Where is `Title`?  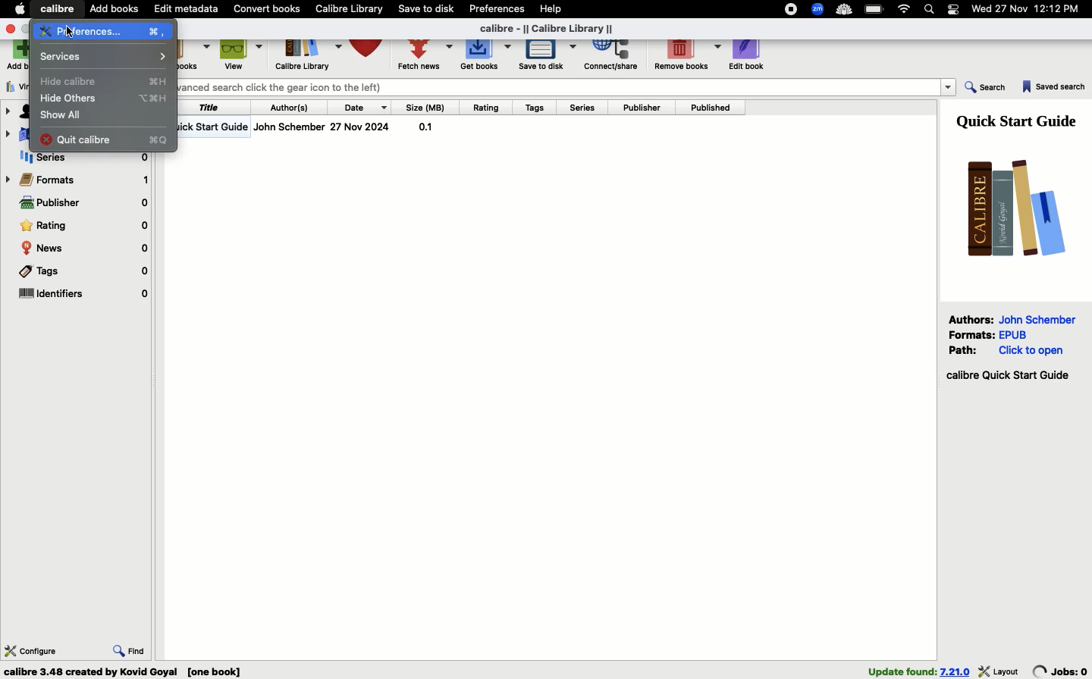
Title is located at coordinates (212, 127).